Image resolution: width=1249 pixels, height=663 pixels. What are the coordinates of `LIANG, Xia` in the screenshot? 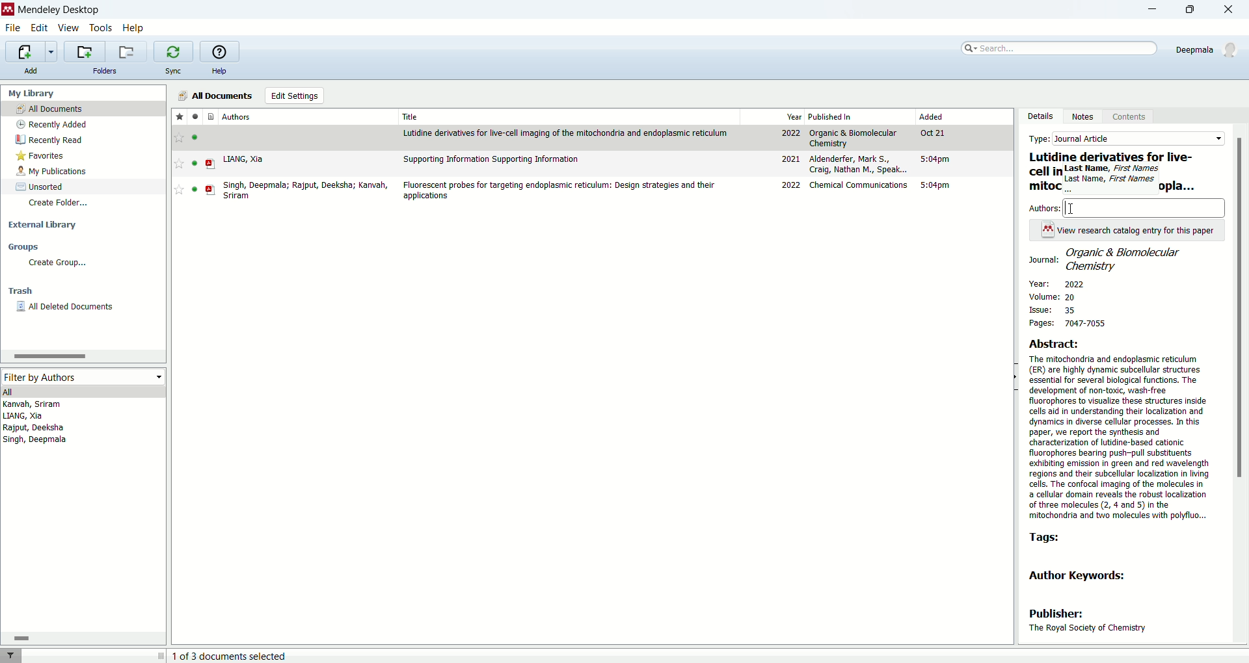 It's located at (25, 417).